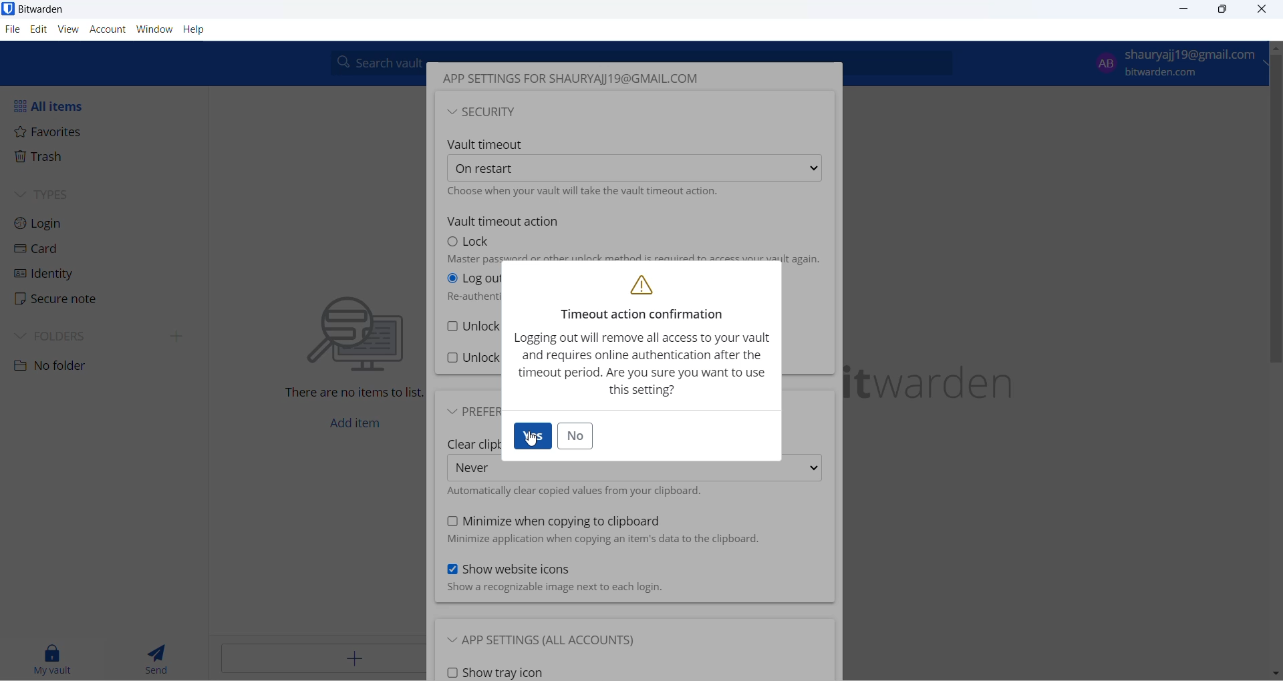 This screenshot has height=681, width=1283. I want to click on cursor, so click(534, 444).